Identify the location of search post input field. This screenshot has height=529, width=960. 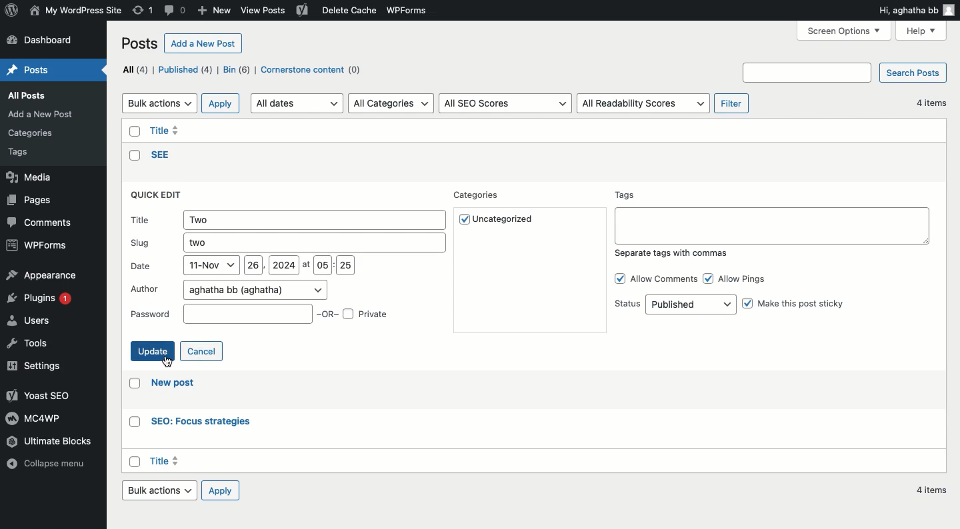
(807, 72).